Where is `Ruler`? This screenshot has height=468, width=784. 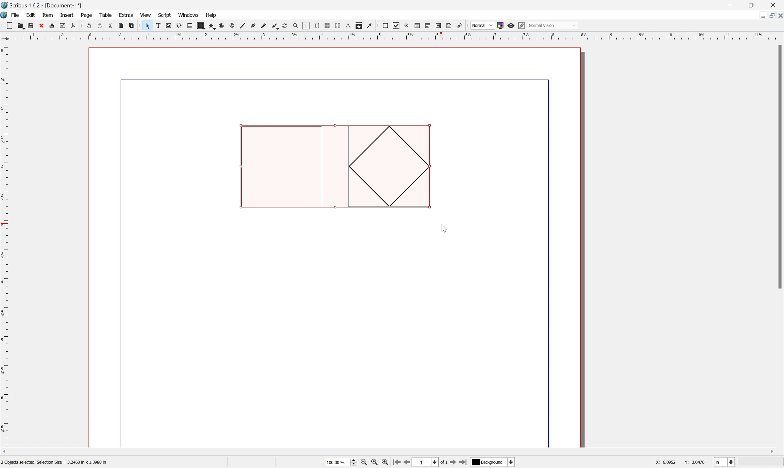 Ruler is located at coordinates (5, 243).